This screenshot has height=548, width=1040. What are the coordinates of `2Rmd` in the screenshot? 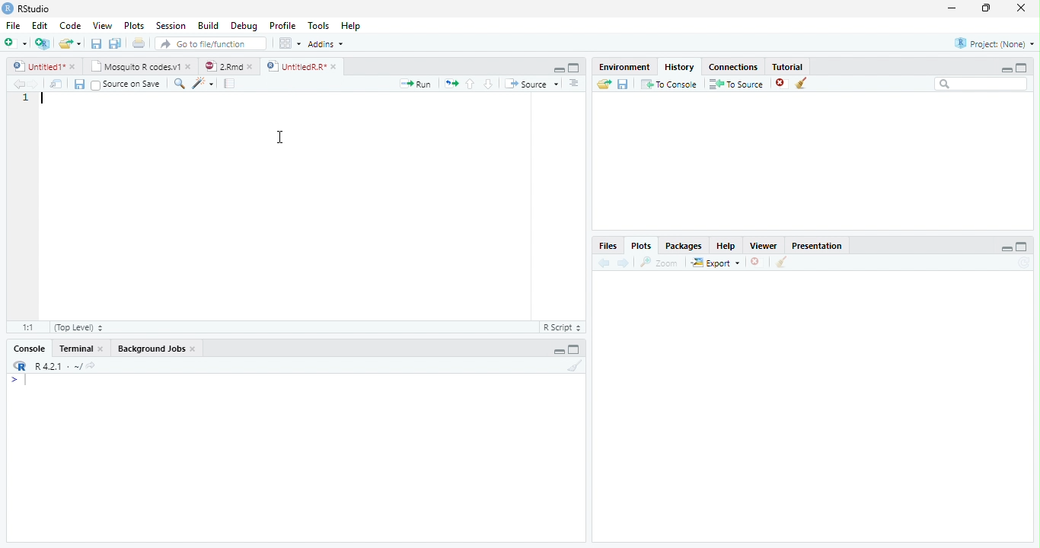 It's located at (222, 65).